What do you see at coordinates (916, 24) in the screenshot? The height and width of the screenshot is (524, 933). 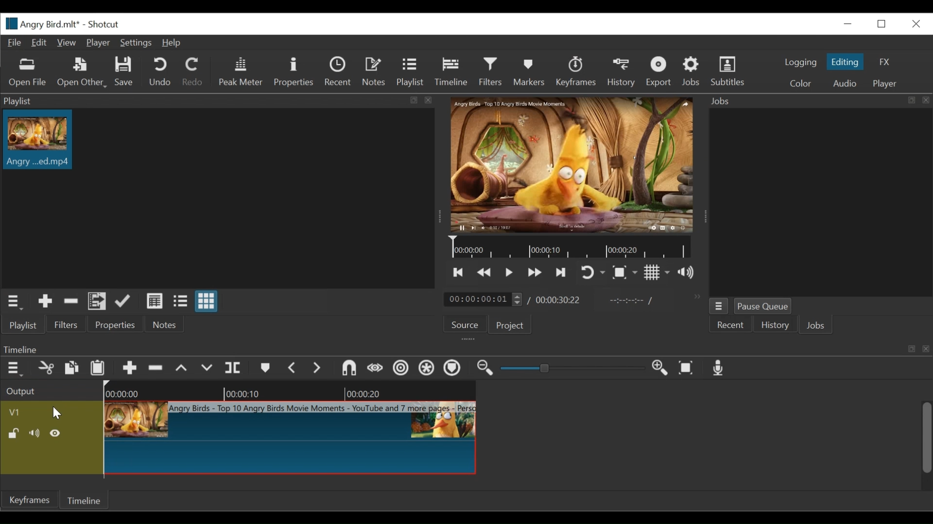 I see `Close` at bounding box center [916, 24].